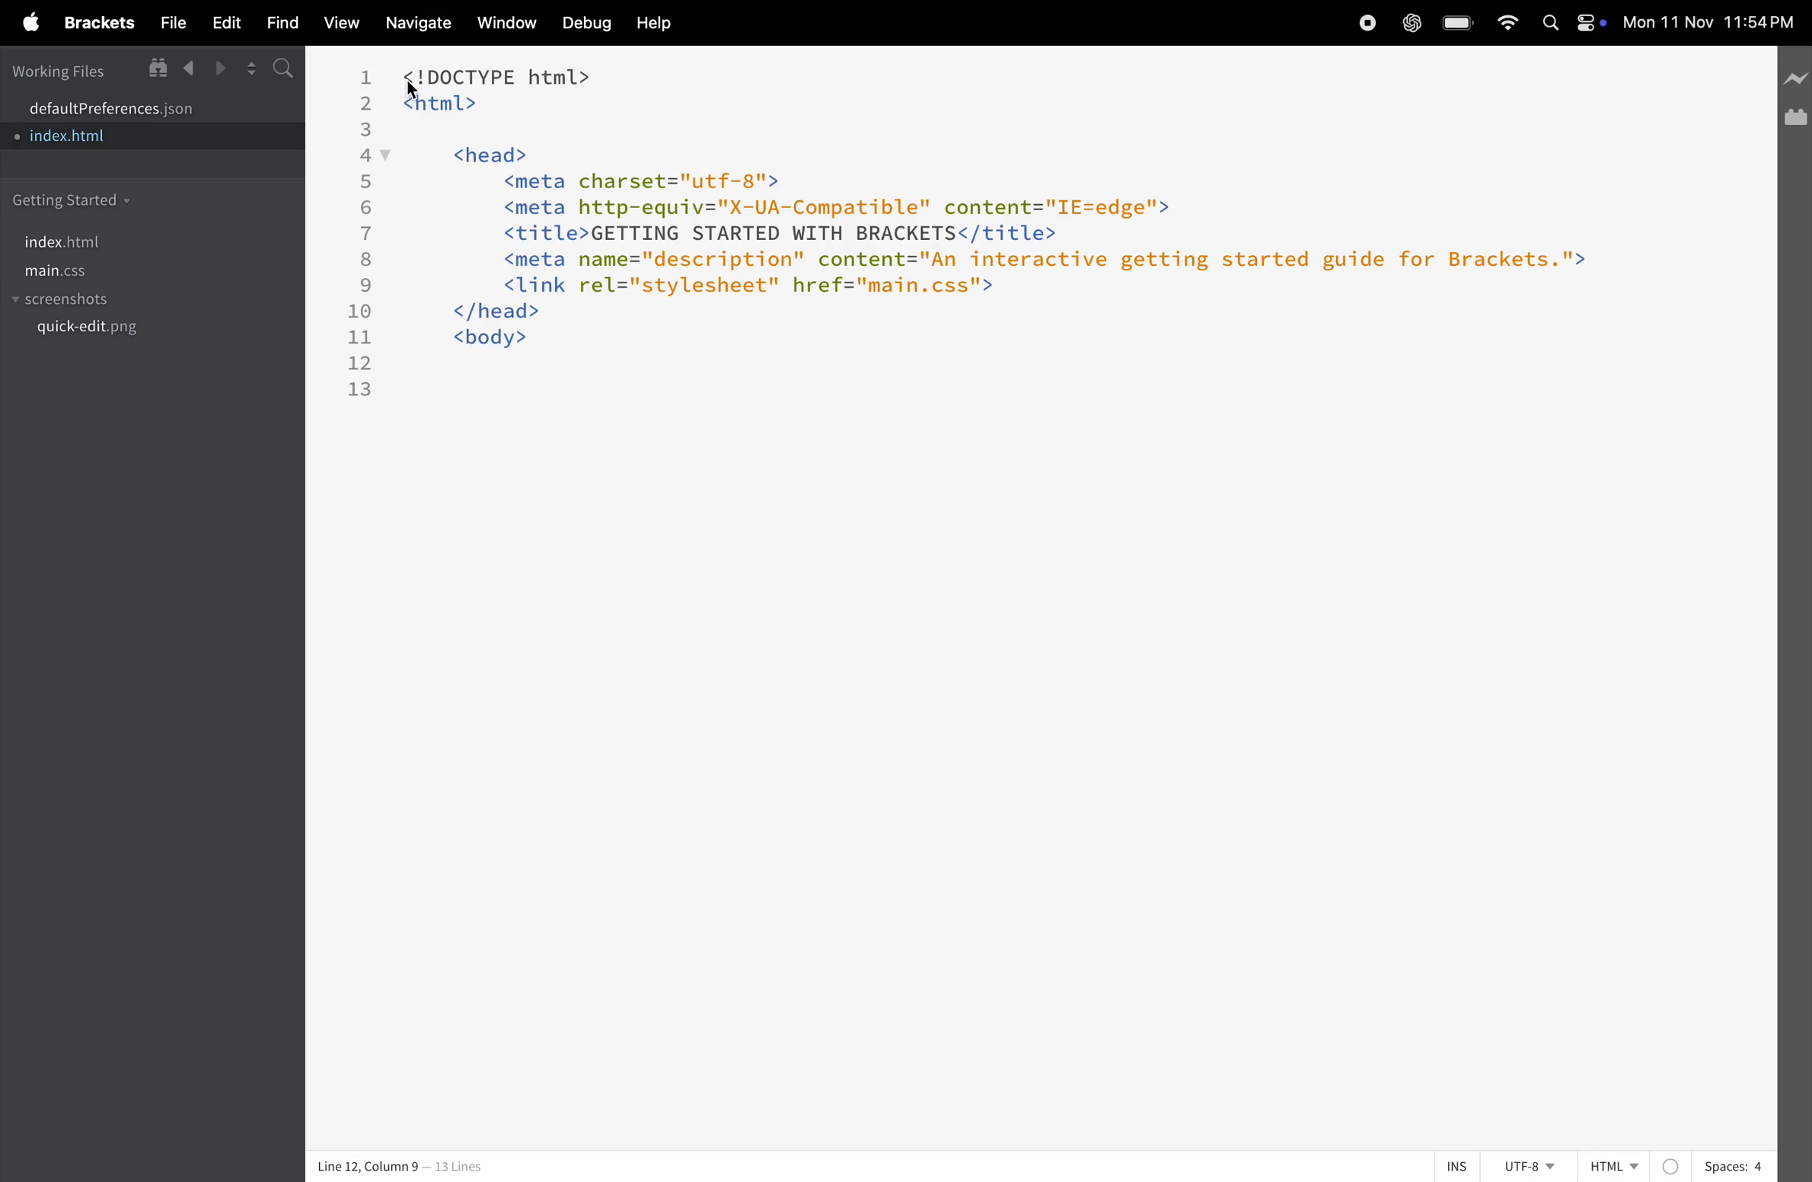  Describe the element at coordinates (365, 157) in the screenshot. I see `4` at that location.